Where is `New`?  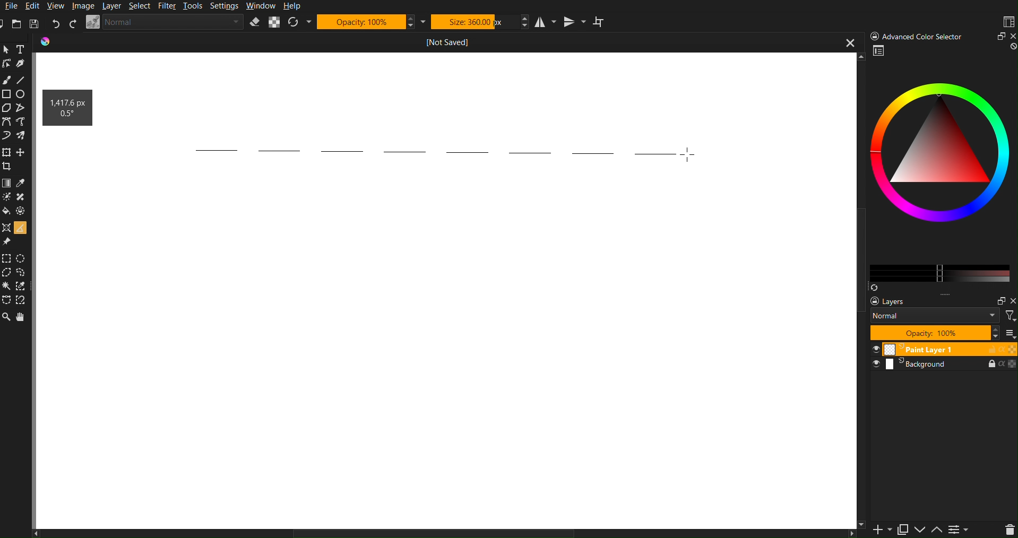 New is located at coordinates (879, 529).